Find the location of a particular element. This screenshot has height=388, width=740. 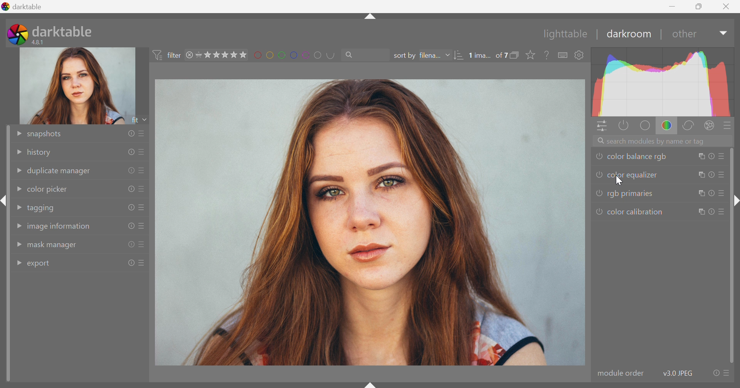

reset is located at coordinates (131, 151).